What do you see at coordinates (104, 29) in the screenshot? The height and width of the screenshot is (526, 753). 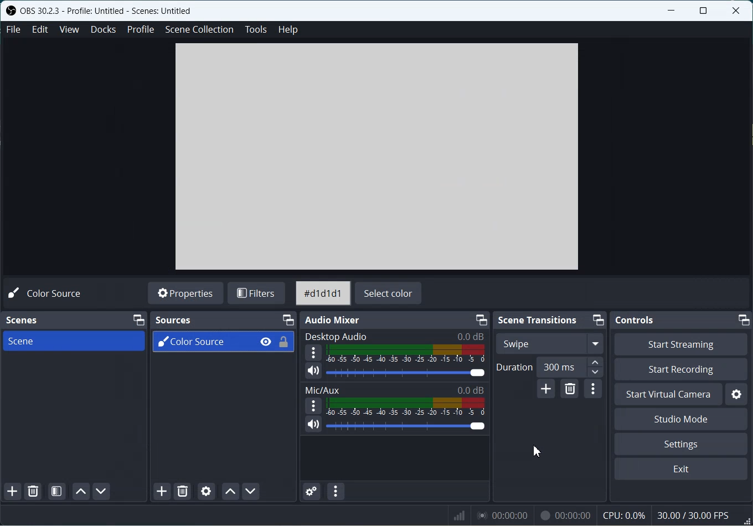 I see `Docks` at bounding box center [104, 29].